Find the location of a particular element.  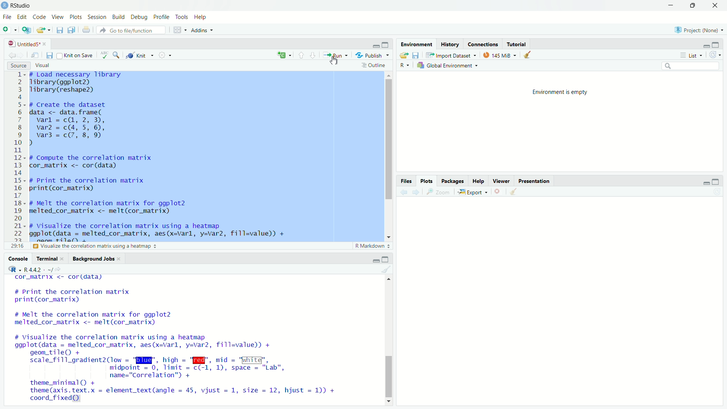

save current document is located at coordinates (50, 56).